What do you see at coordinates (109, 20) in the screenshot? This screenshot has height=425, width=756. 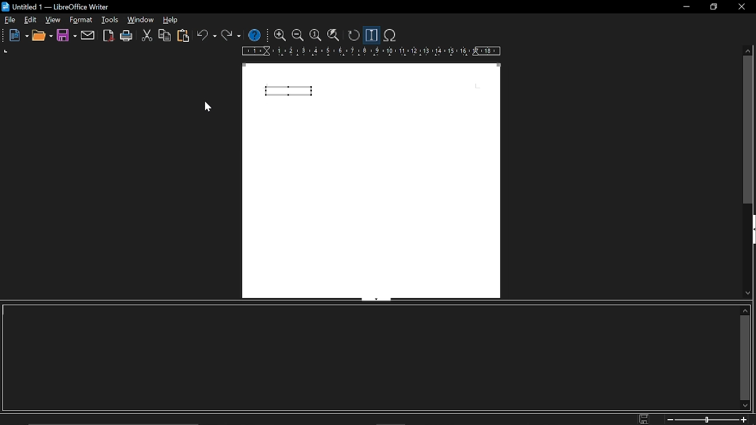 I see `format` at bounding box center [109, 20].